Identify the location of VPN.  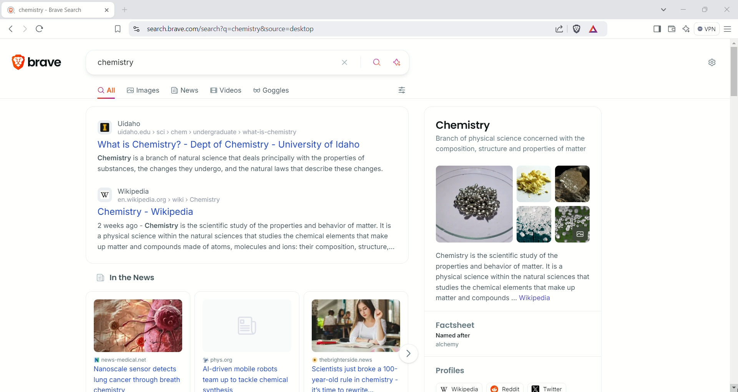
(705, 28).